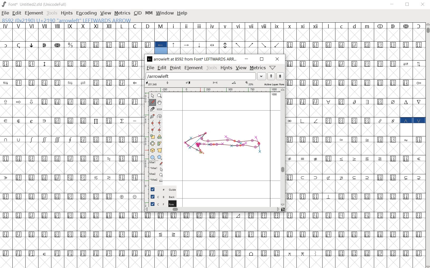 The image size is (430, 268). Describe the element at coordinates (211, 68) in the screenshot. I see `tools` at that location.